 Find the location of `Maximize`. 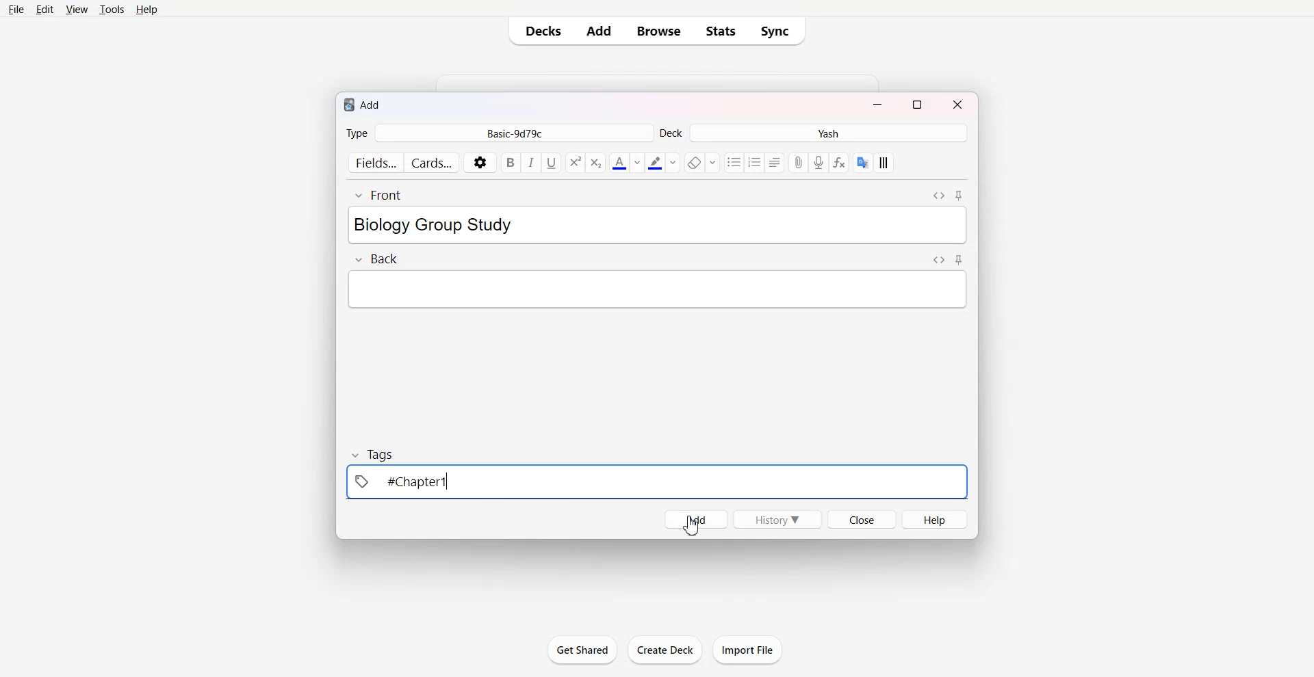

Maximize is located at coordinates (918, 103).